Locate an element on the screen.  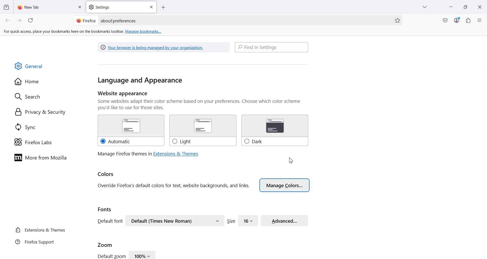
Minimize is located at coordinates (450, 7).